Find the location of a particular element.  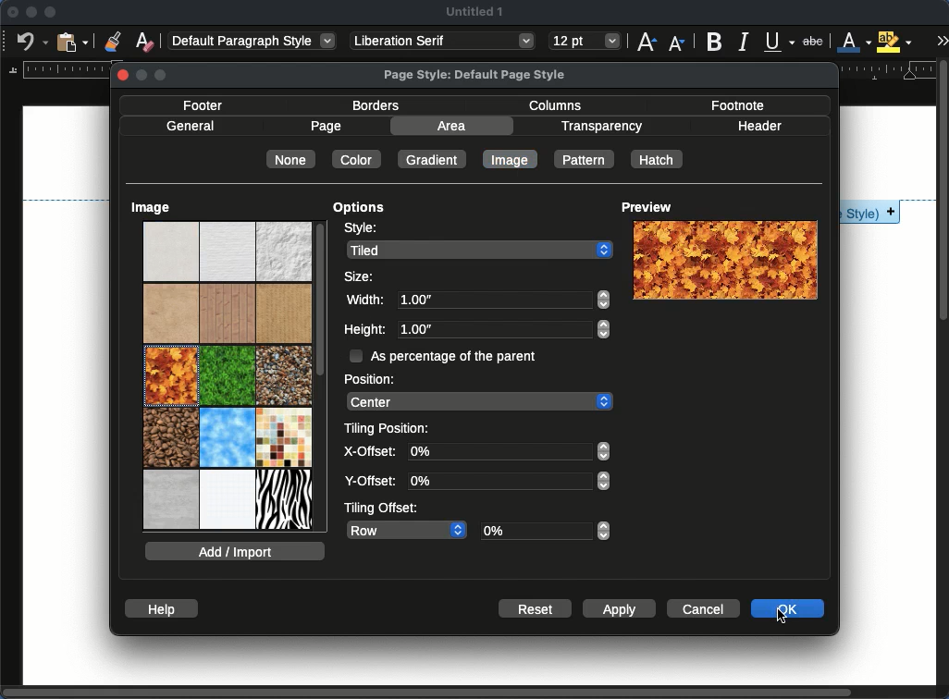

image - selected board display is located at coordinates (725, 260).